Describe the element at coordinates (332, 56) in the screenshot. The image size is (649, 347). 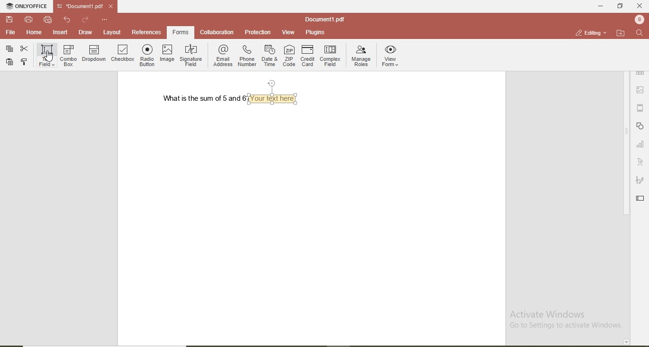
I see `complex field` at that location.